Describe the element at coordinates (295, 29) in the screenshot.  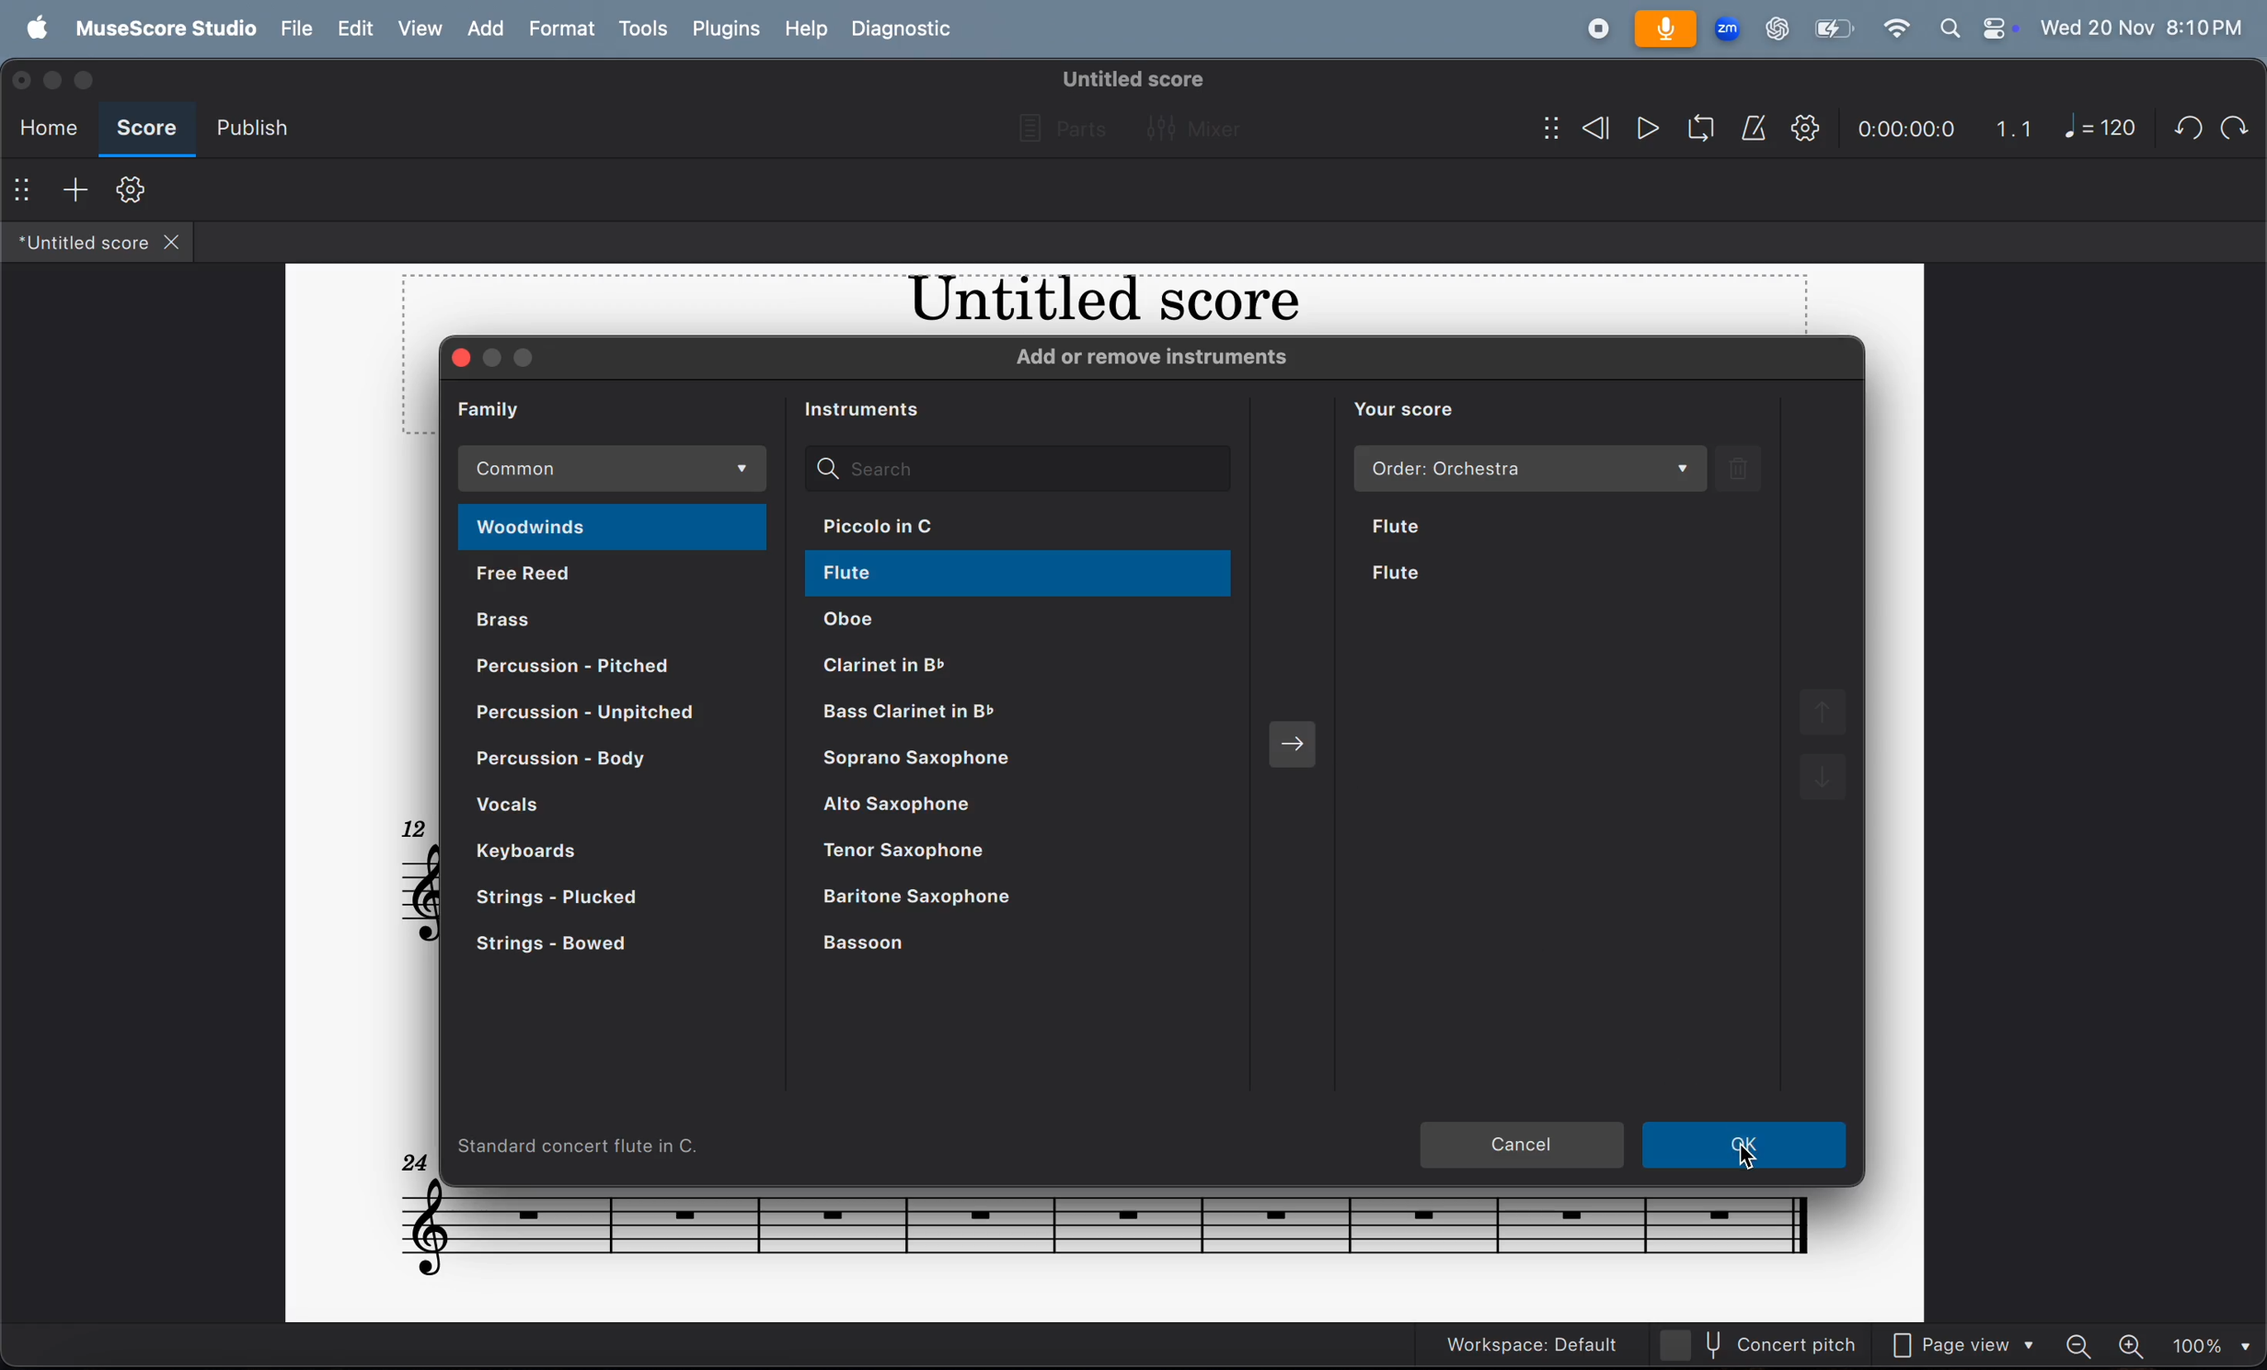
I see `file` at that location.